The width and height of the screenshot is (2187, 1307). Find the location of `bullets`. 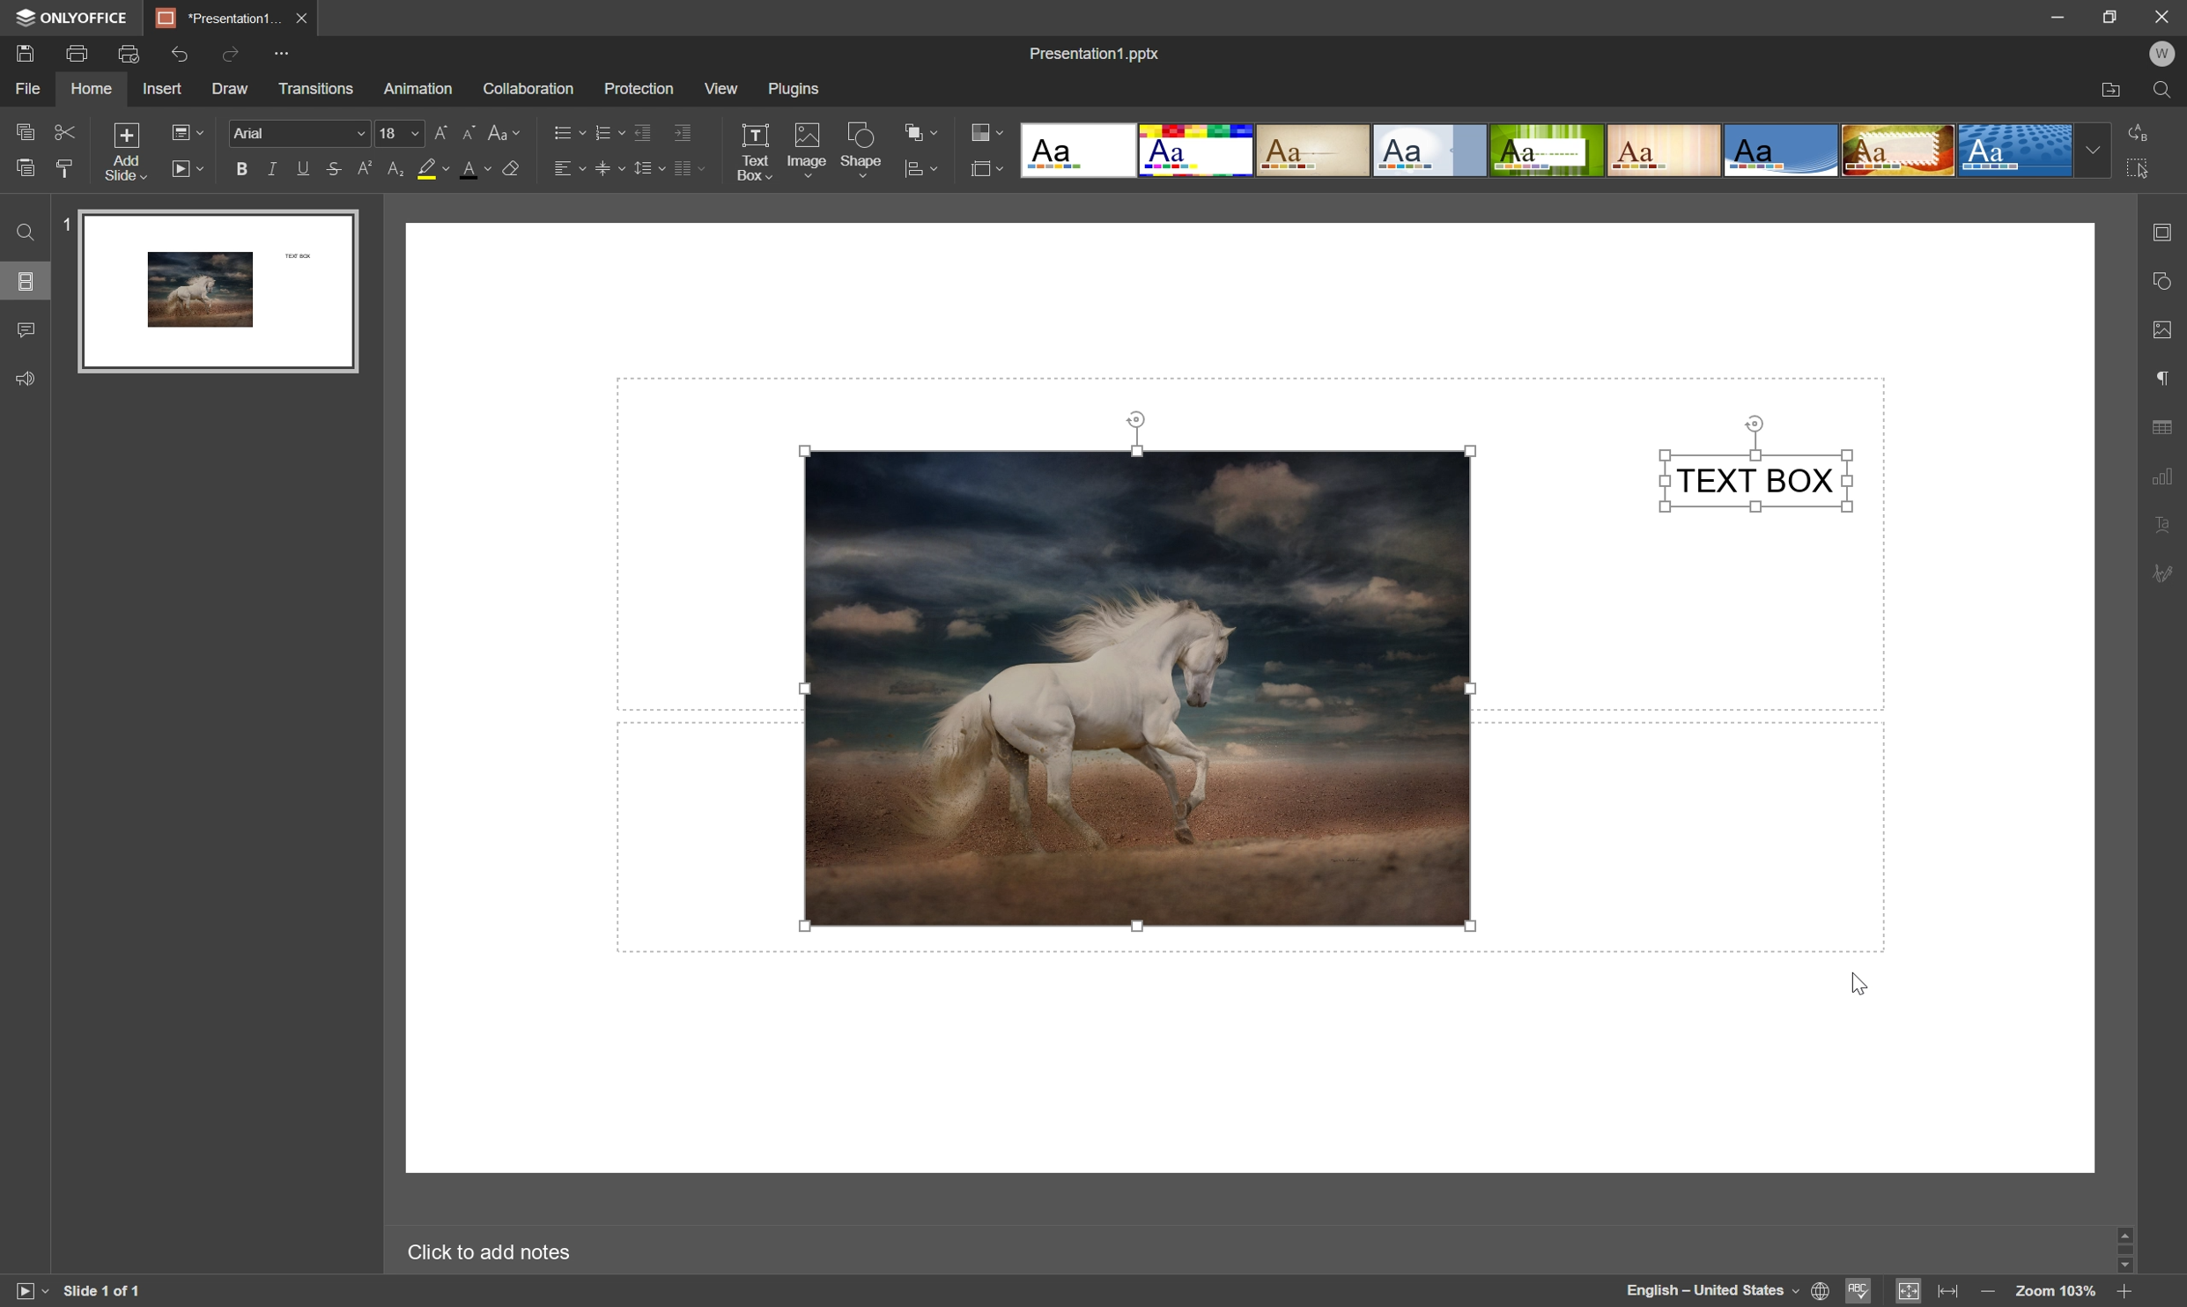

bullets is located at coordinates (566, 131).